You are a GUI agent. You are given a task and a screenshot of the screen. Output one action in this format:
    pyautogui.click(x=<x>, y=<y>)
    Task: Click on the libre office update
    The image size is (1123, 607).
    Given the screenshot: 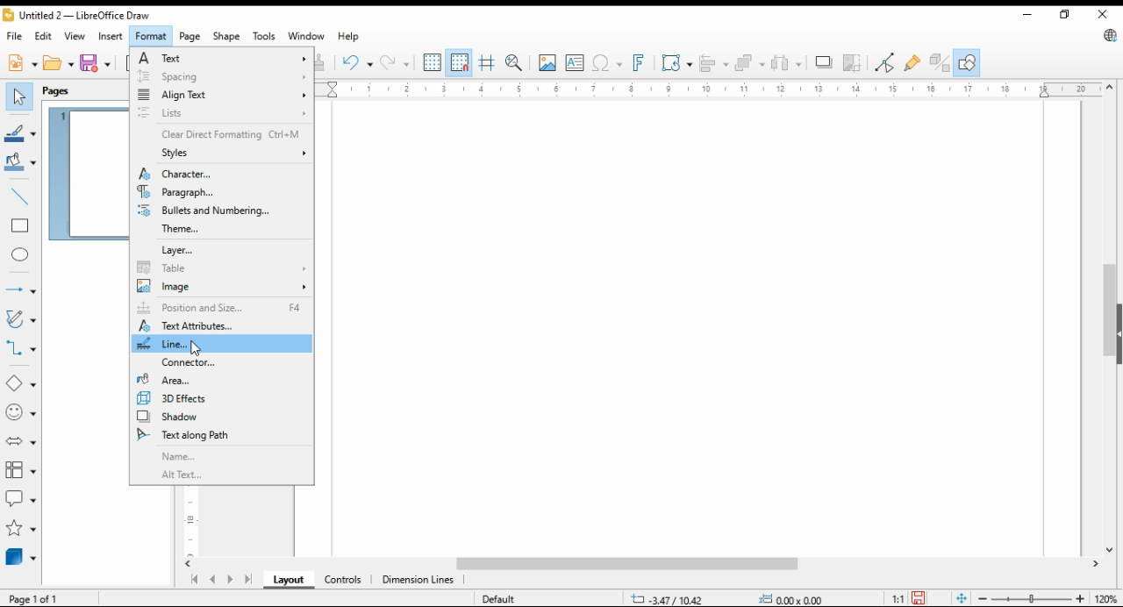 What is the action you would take?
    pyautogui.click(x=1109, y=35)
    